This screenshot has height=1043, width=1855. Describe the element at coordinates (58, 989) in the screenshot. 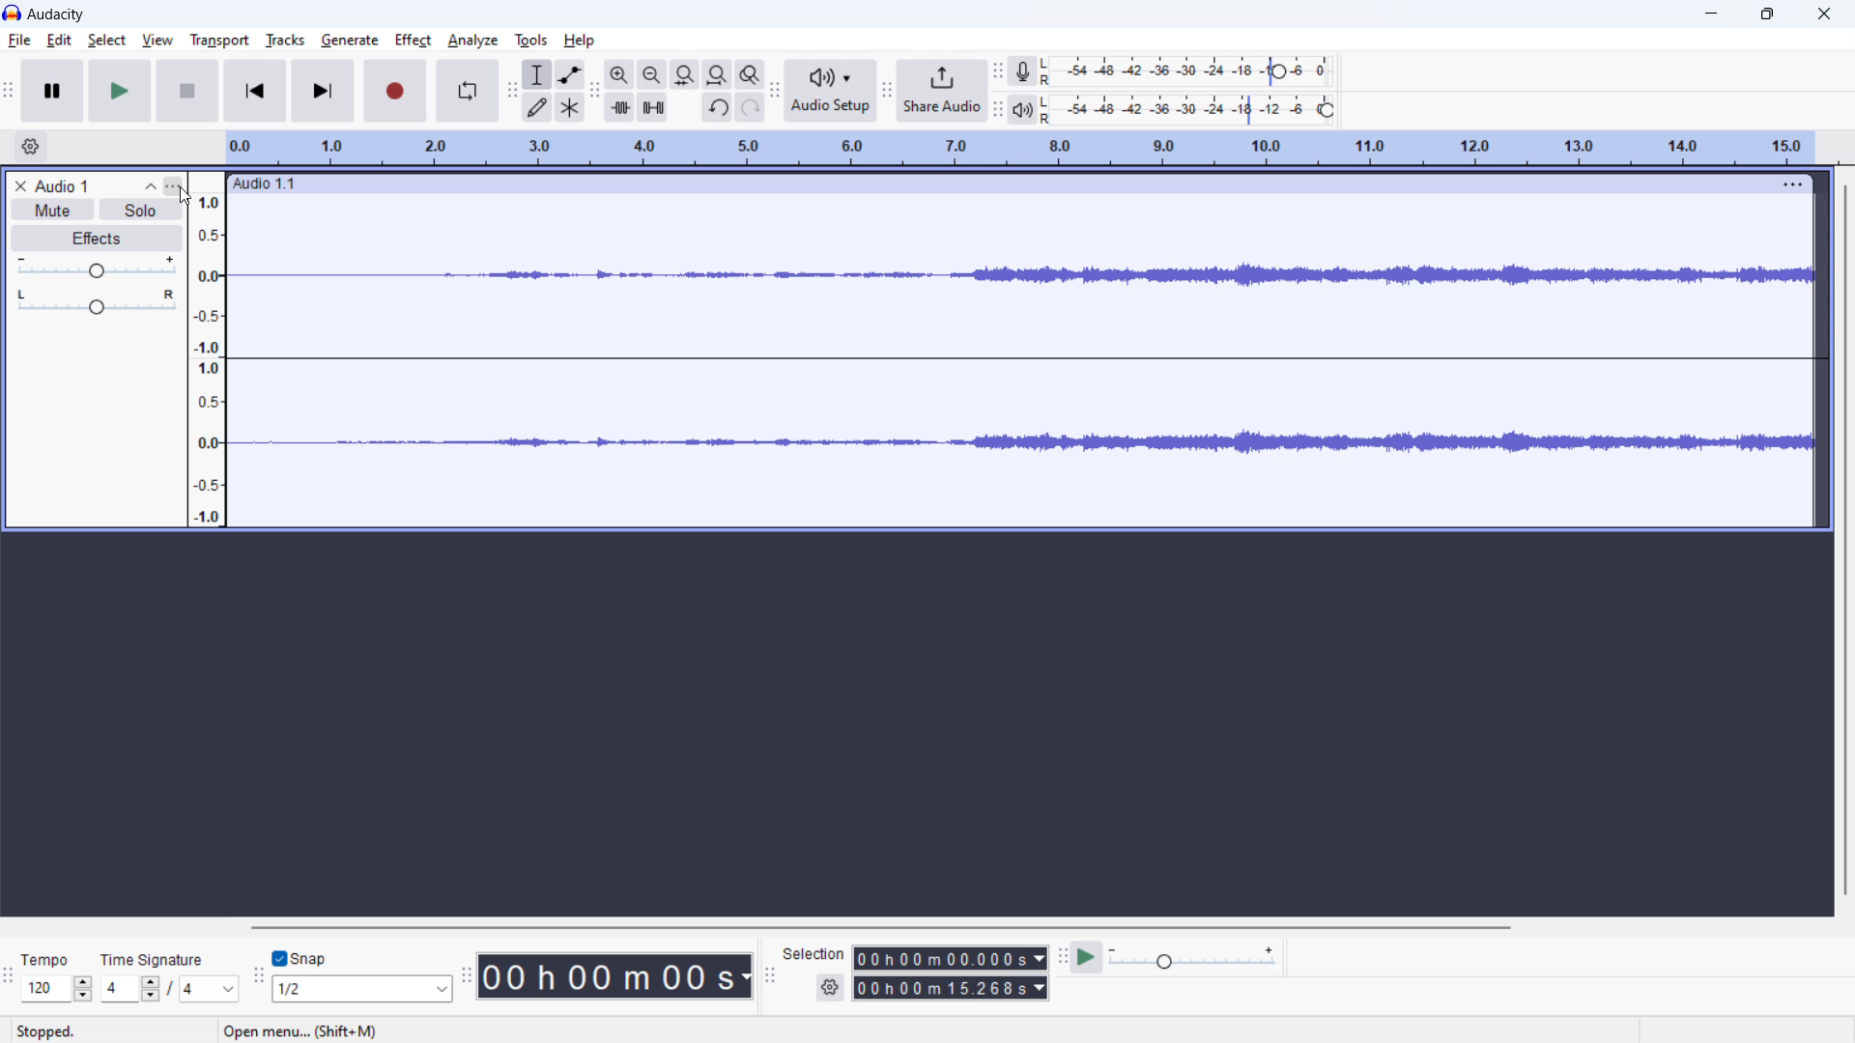

I see `set tempo` at that location.